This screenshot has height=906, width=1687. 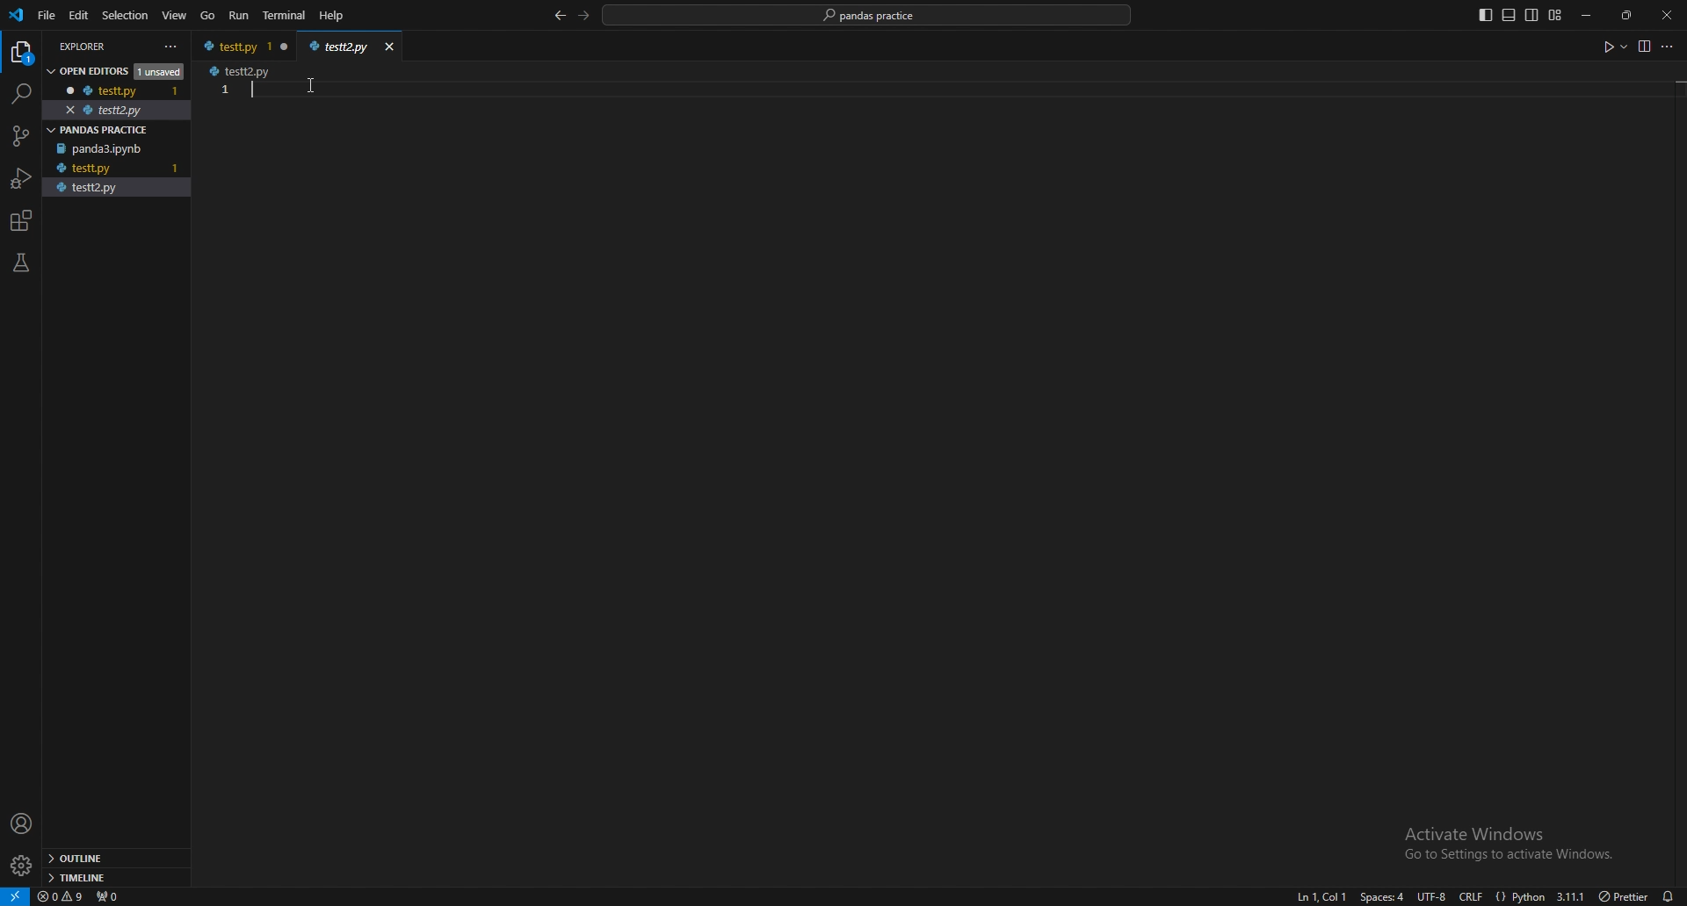 What do you see at coordinates (108, 149) in the screenshot?
I see `panda3.ipynb` at bounding box center [108, 149].